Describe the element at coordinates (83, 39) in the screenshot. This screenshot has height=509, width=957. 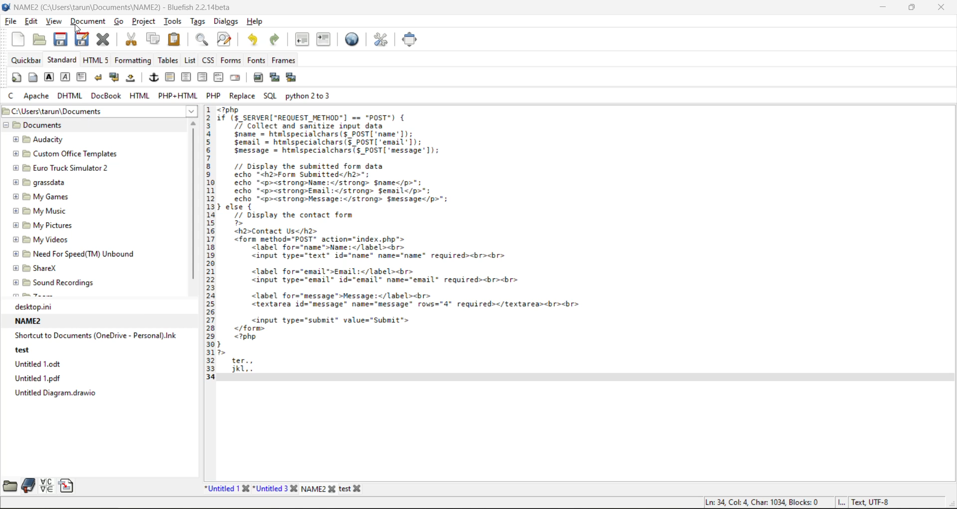
I see `save as` at that location.